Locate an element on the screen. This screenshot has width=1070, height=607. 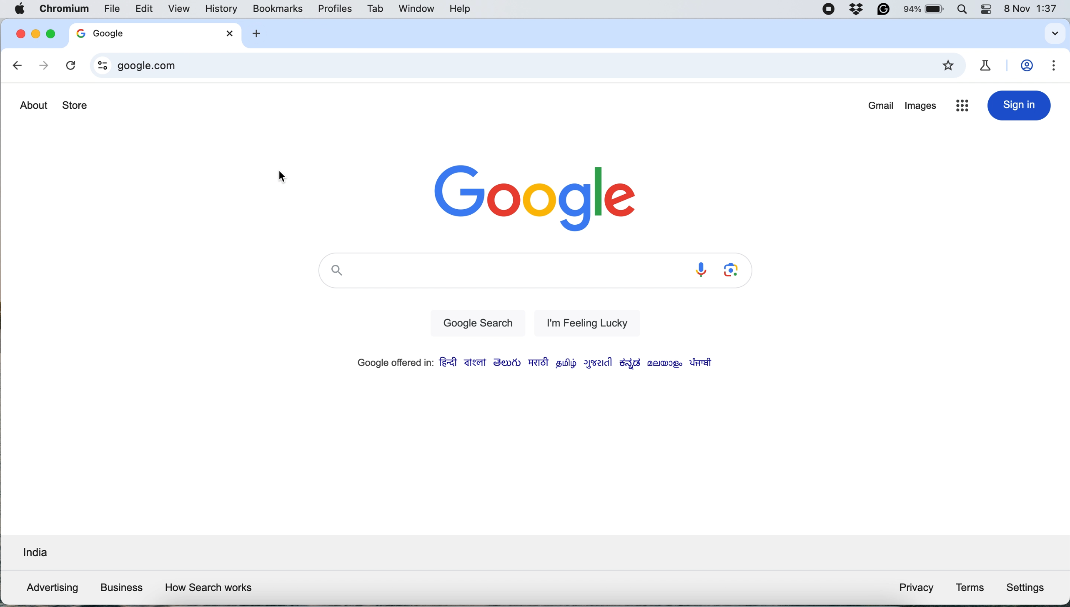
bookmark is located at coordinates (950, 66).